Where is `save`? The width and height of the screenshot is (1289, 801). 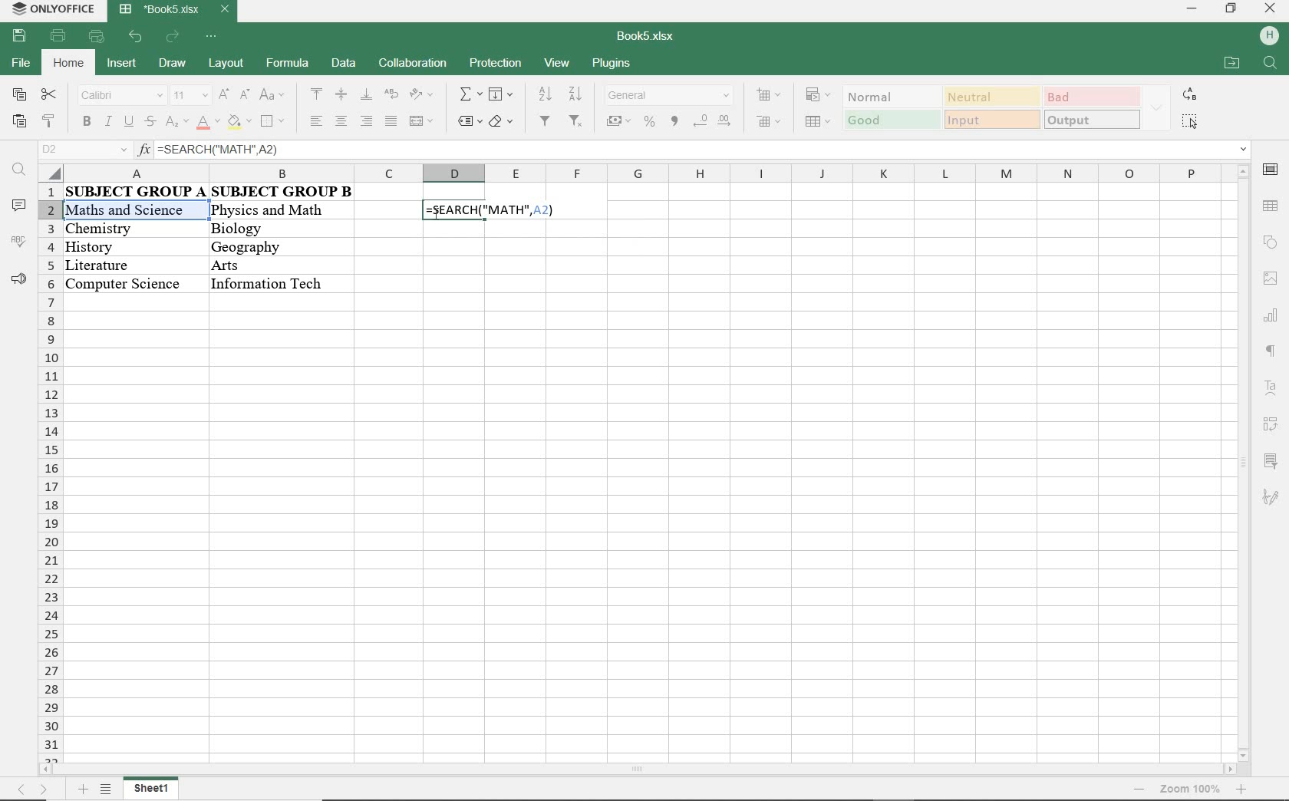 save is located at coordinates (19, 37).